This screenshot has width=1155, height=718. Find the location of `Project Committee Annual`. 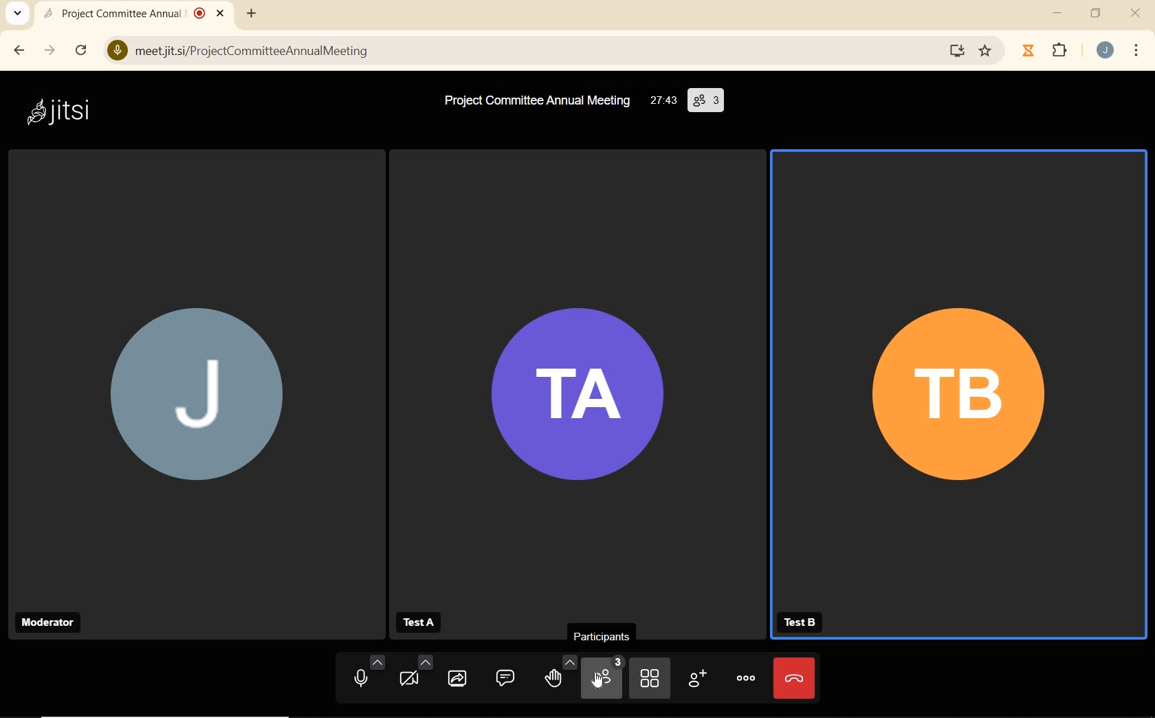

Project Committee Annual is located at coordinates (112, 12).